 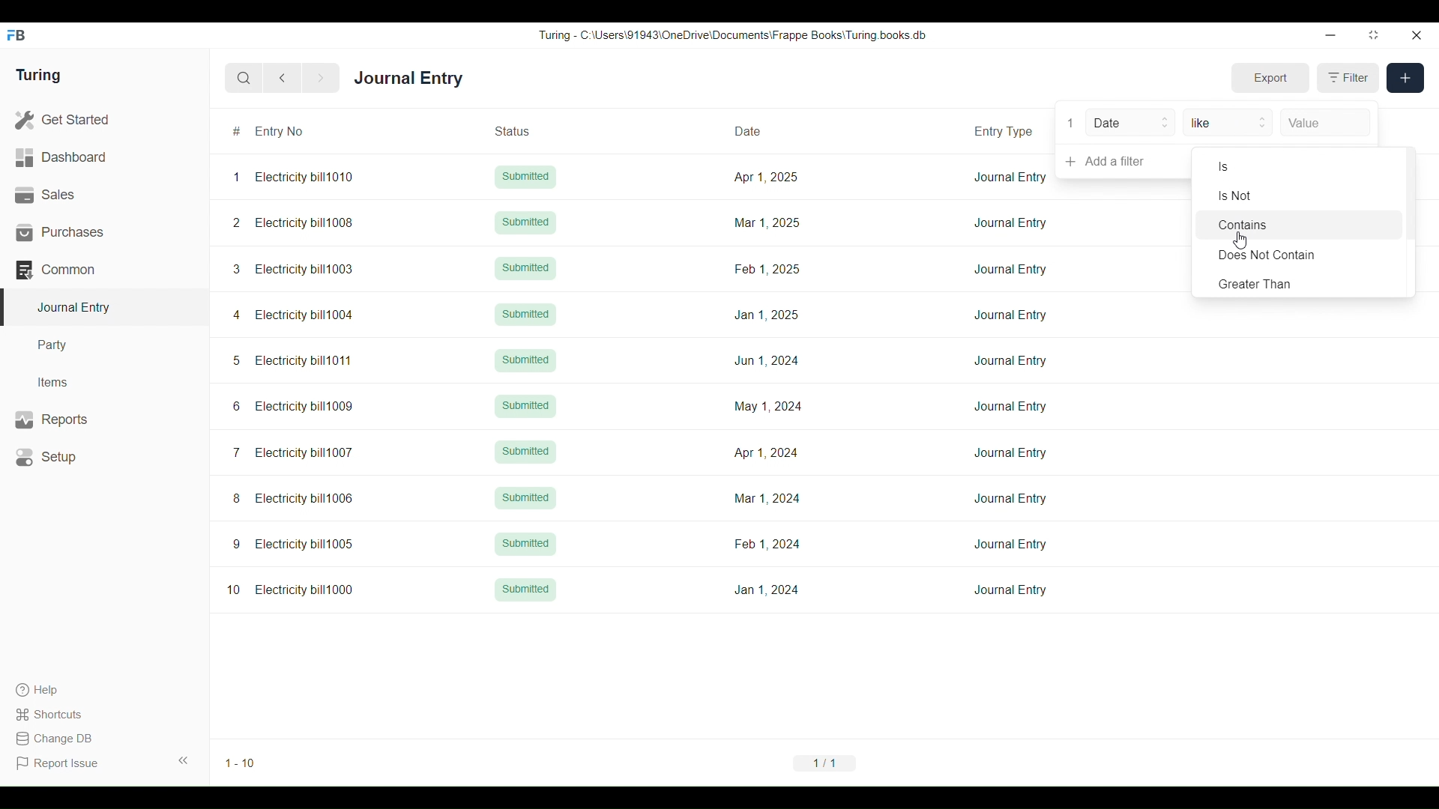 What do you see at coordinates (104, 345) in the screenshot?
I see `Party` at bounding box center [104, 345].